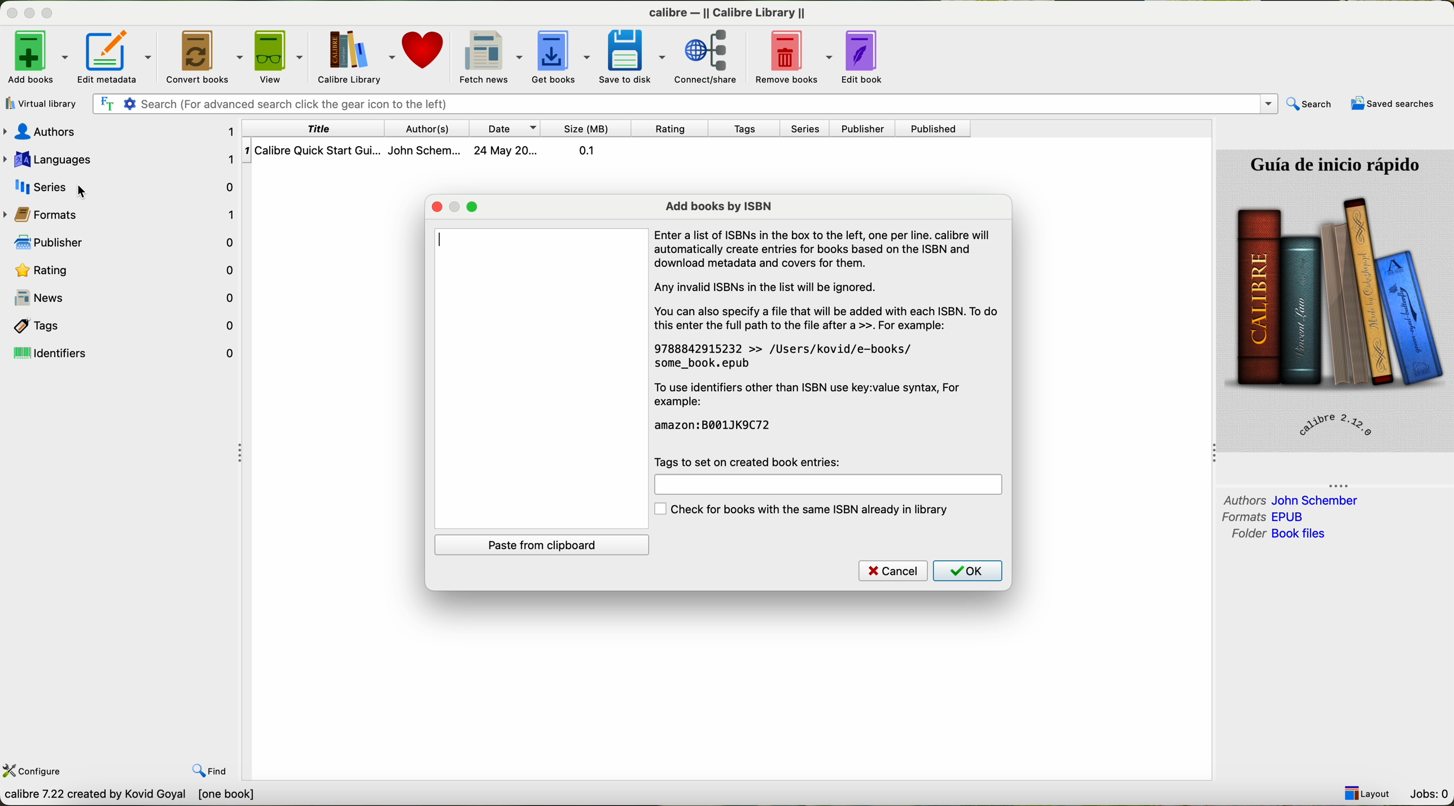  What do you see at coordinates (129, 297) in the screenshot?
I see `news` at bounding box center [129, 297].